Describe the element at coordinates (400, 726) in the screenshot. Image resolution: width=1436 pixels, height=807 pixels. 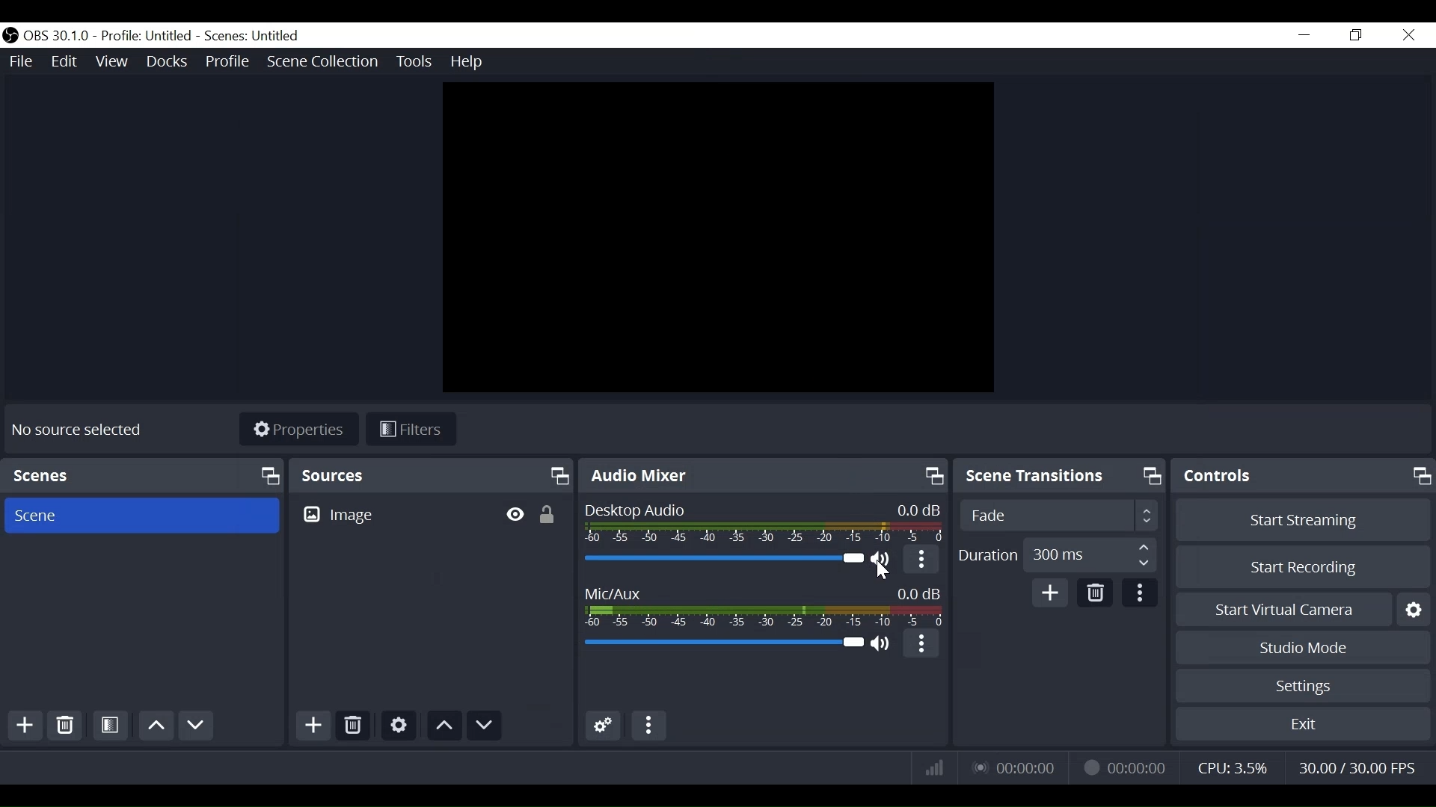
I see `Settings` at that location.